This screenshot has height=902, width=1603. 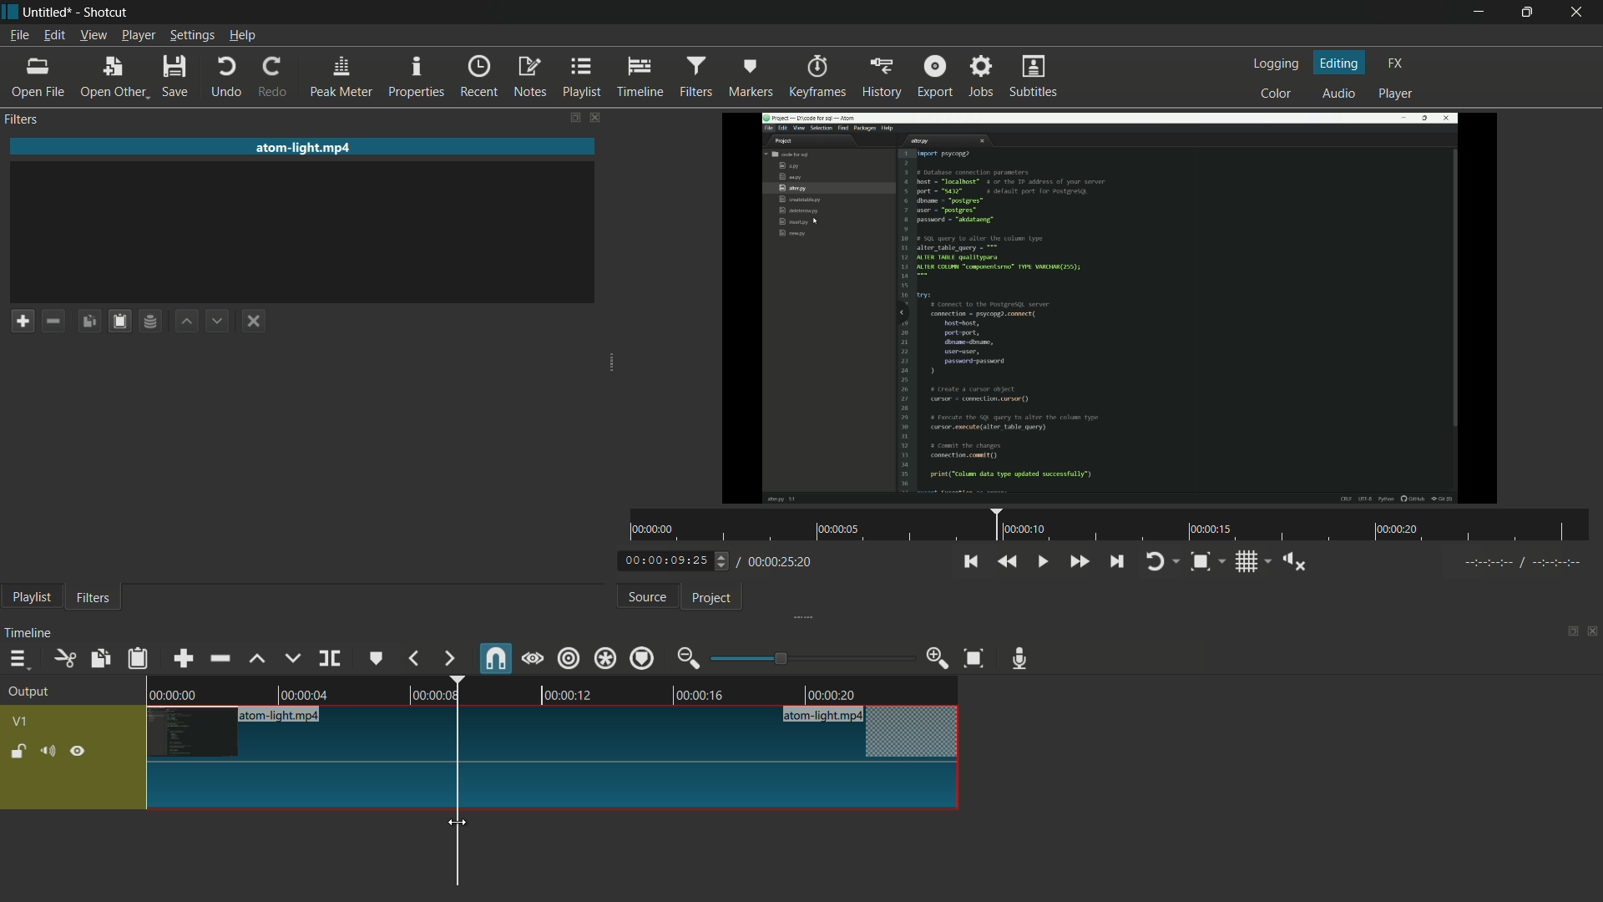 What do you see at coordinates (58, 320) in the screenshot?
I see `remove a filter` at bounding box center [58, 320].